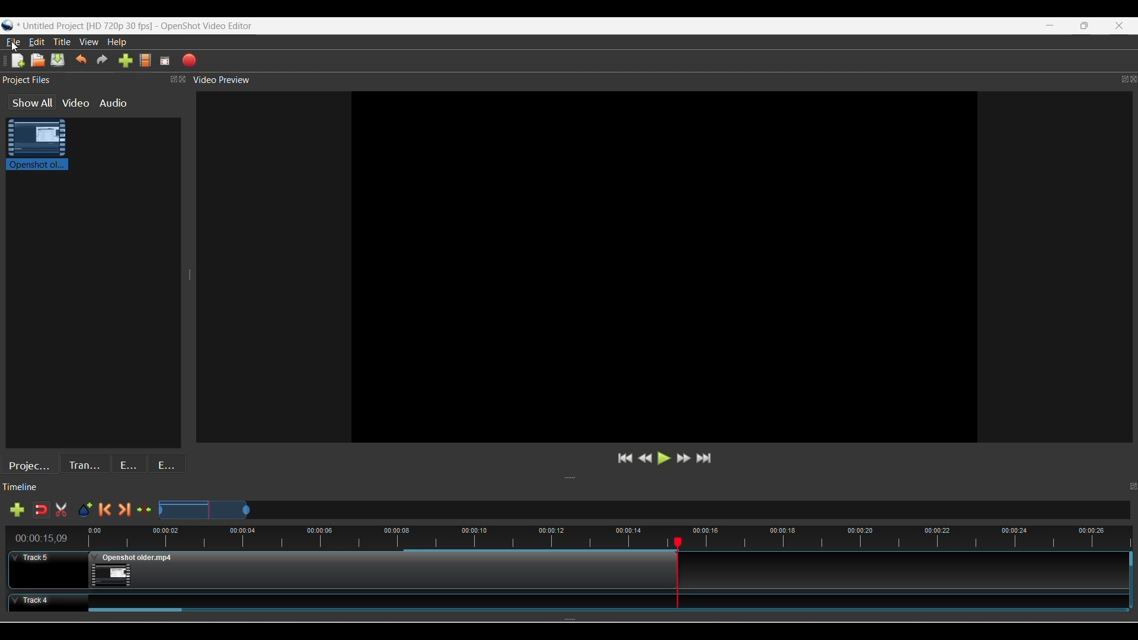 The image size is (1138, 640). I want to click on Export video, so click(189, 60).